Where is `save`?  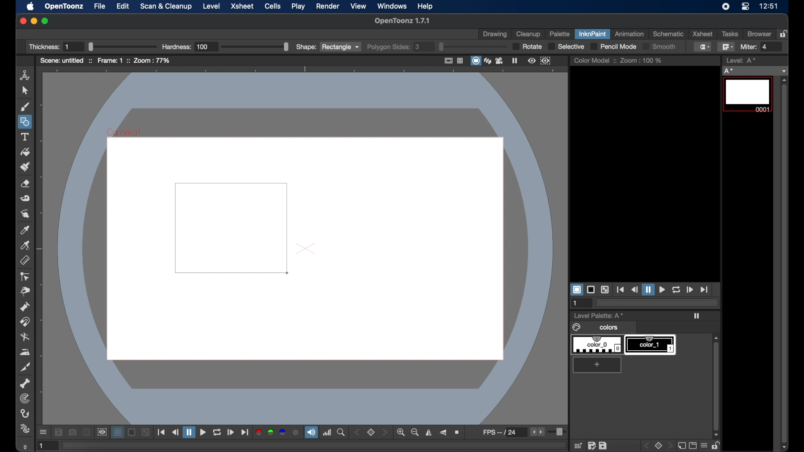 save is located at coordinates (603, 445).